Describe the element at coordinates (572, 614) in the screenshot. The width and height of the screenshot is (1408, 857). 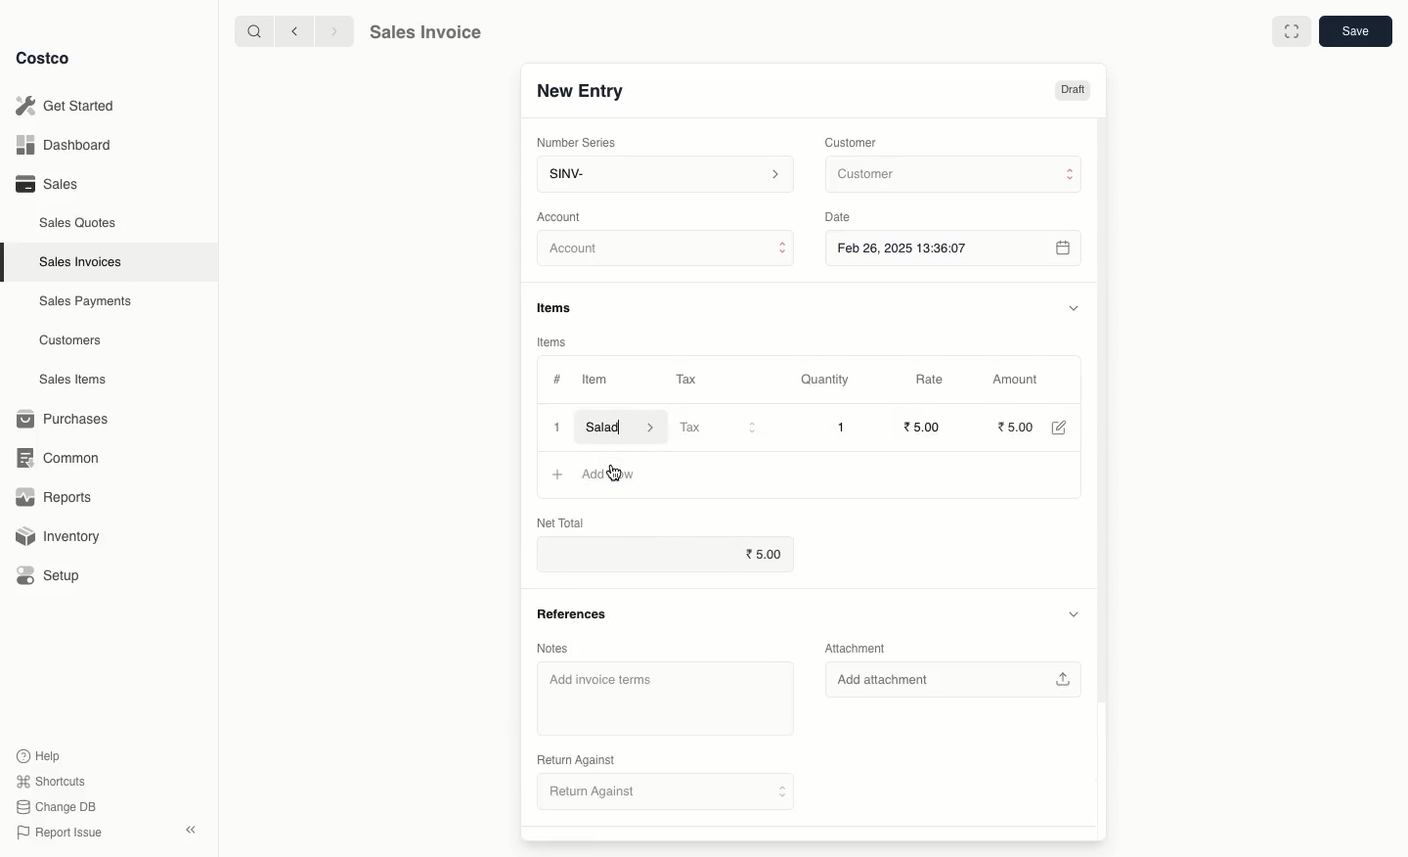
I see `References` at that location.